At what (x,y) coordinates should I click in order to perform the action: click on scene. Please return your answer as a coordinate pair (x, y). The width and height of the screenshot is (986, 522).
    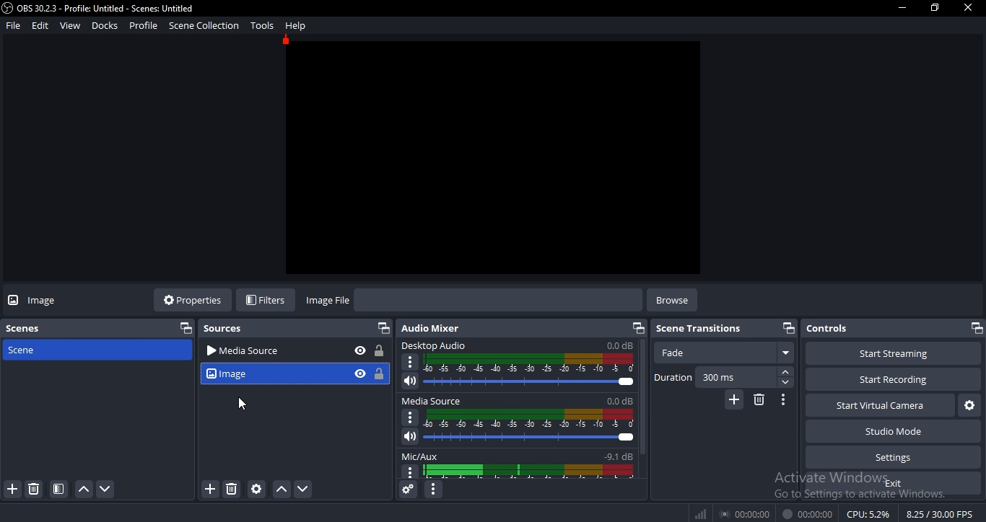
    Looking at the image, I should click on (23, 350).